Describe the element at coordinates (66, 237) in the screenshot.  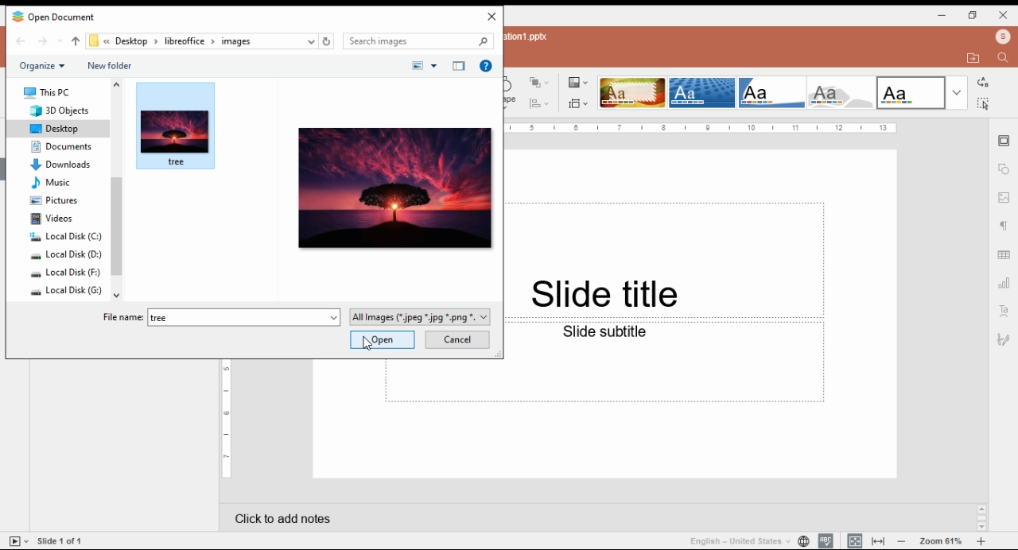
I see `system drive 1` at that location.